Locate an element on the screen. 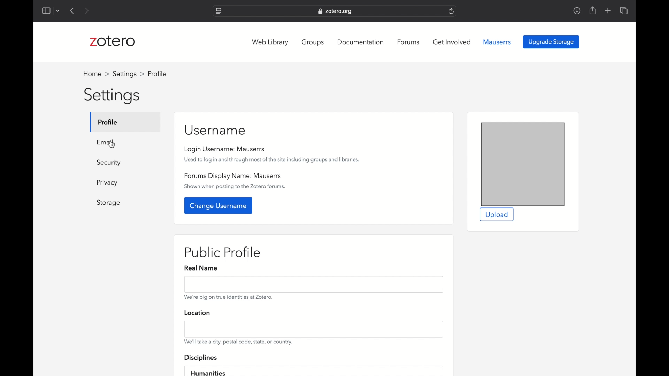 The image size is (669, 376). refresh is located at coordinates (452, 11).